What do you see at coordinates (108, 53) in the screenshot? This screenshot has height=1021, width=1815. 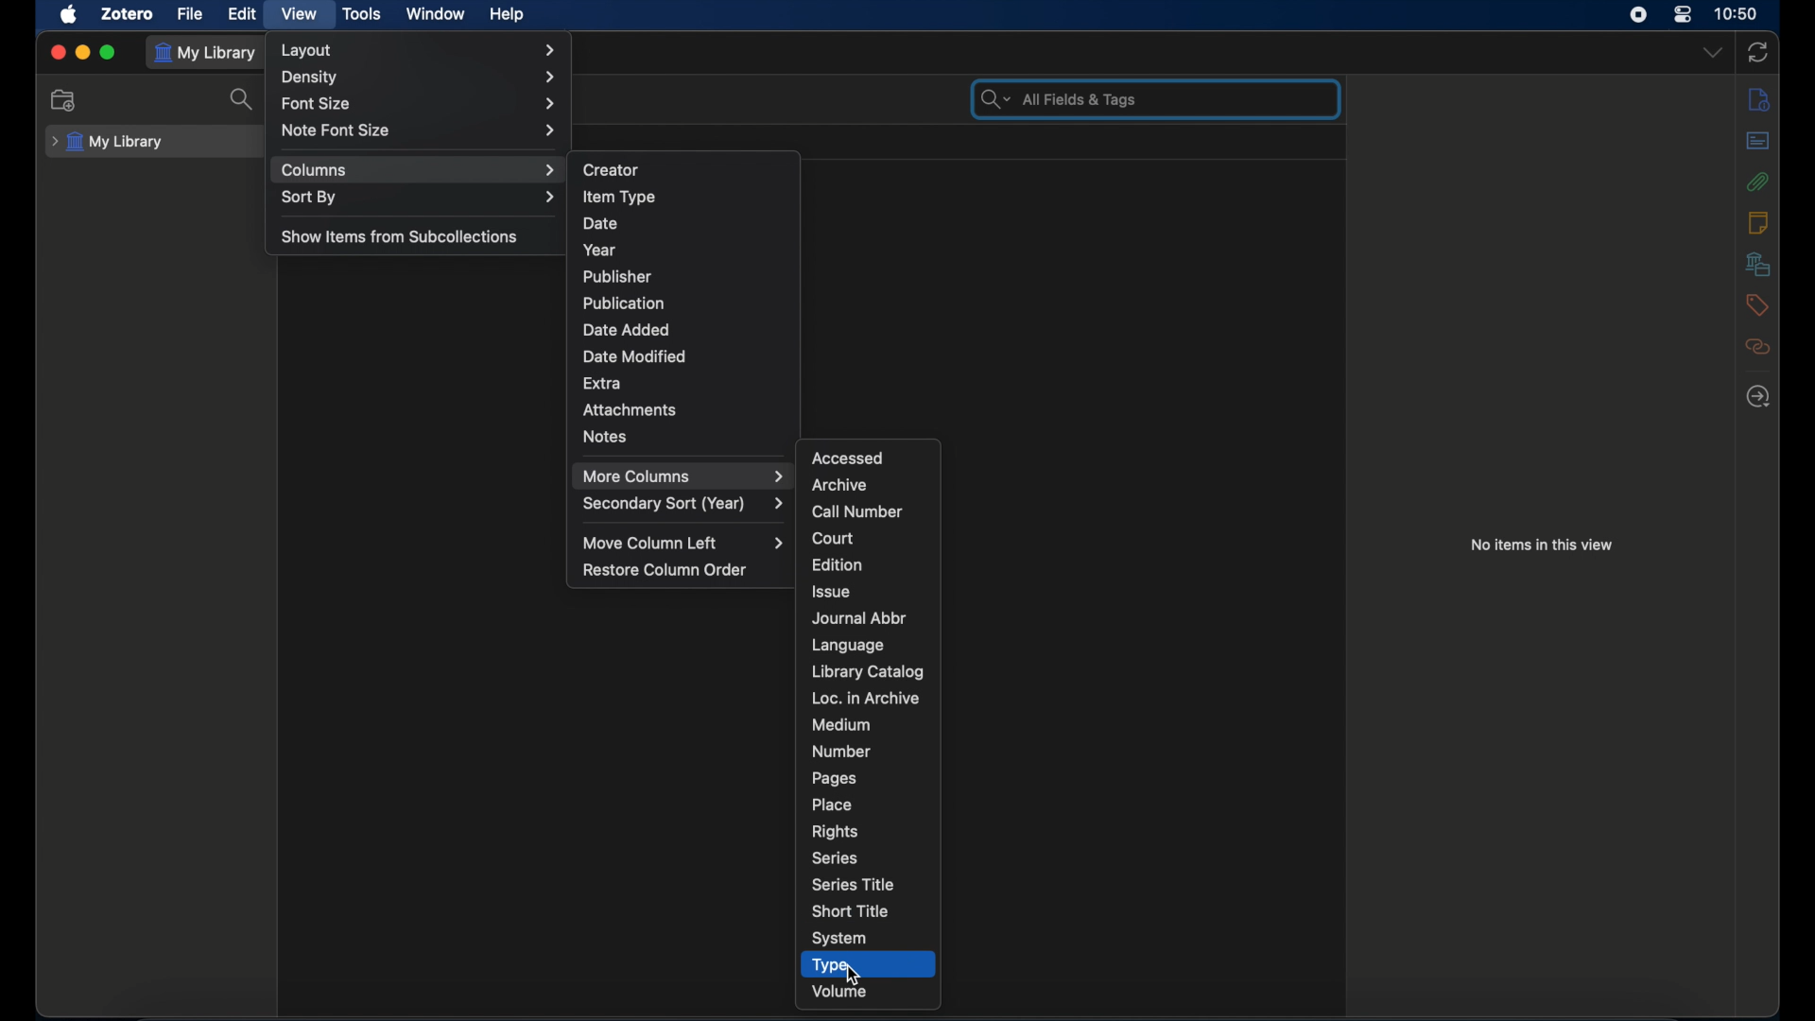 I see `maximize` at bounding box center [108, 53].